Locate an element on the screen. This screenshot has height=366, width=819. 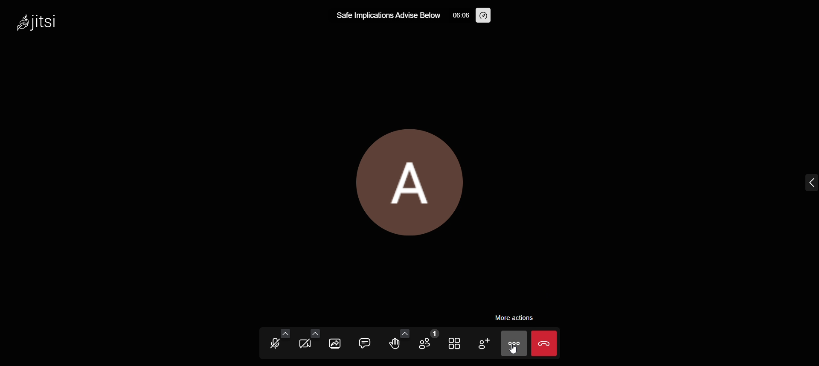
more reaction is located at coordinates (402, 333).